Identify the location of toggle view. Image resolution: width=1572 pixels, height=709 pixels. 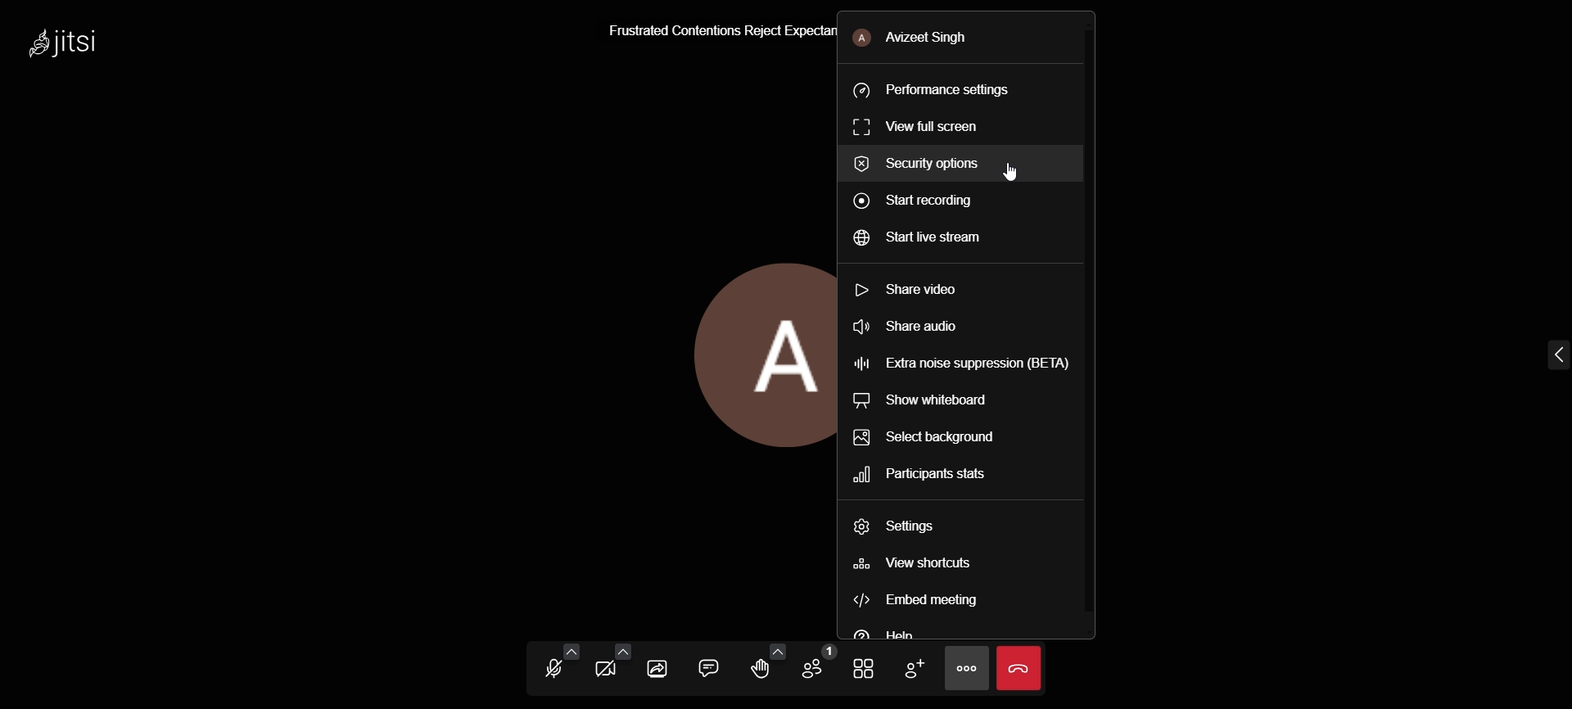
(863, 668).